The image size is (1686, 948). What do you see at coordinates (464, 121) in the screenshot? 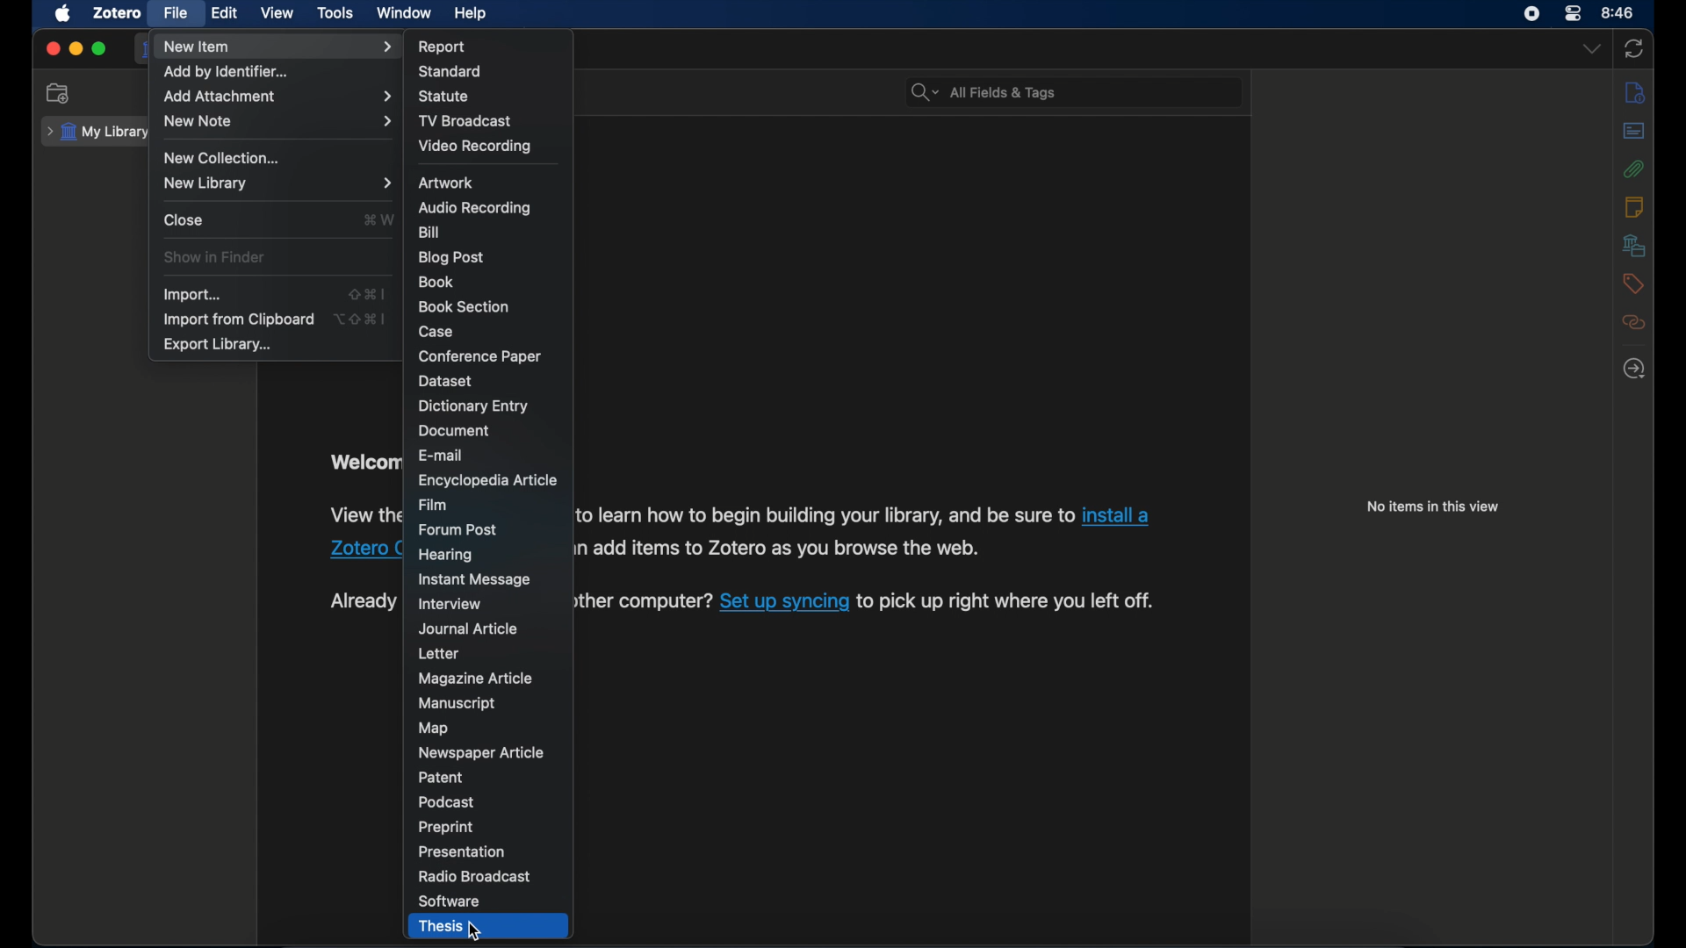
I see `tv broadcast` at bounding box center [464, 121].